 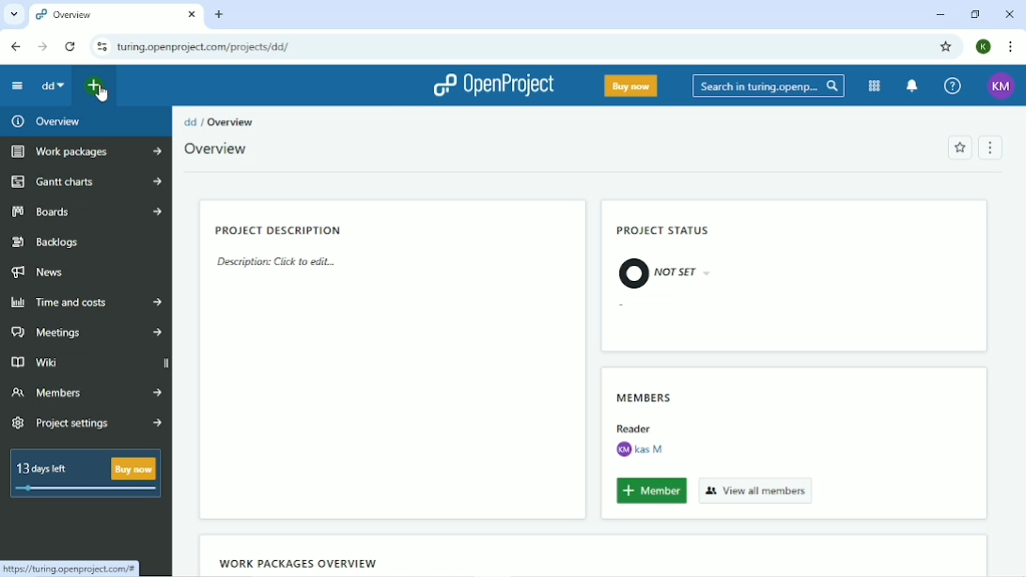 I want to click on Meetings, so click(x=86, y=333).